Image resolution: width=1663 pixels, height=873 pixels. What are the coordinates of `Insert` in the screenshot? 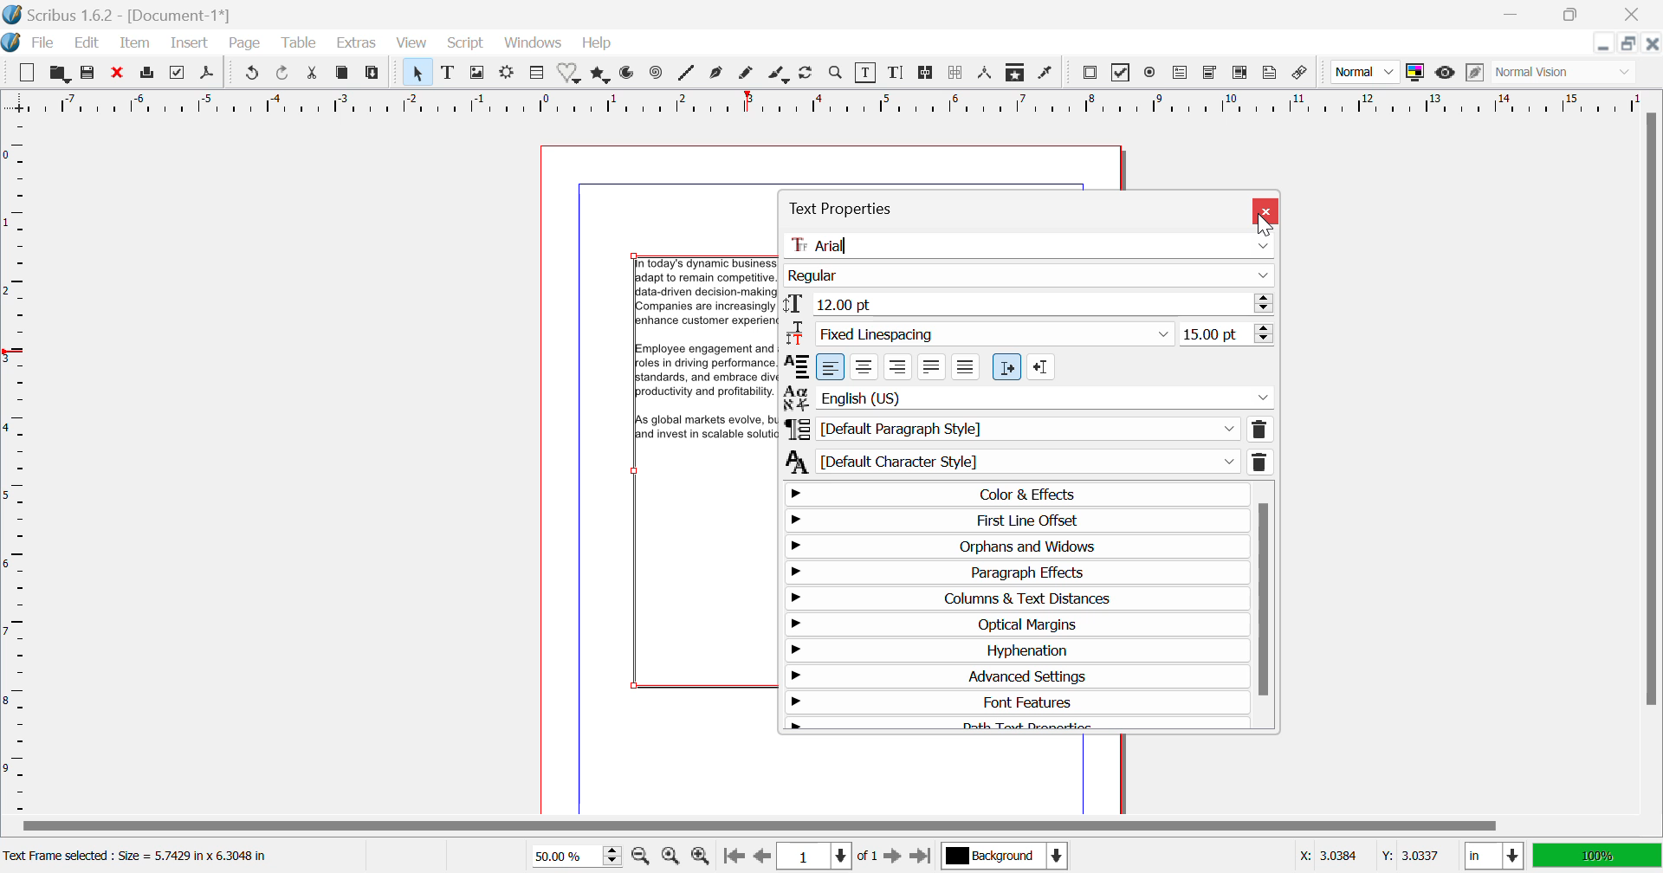 It's located at (191, 42).